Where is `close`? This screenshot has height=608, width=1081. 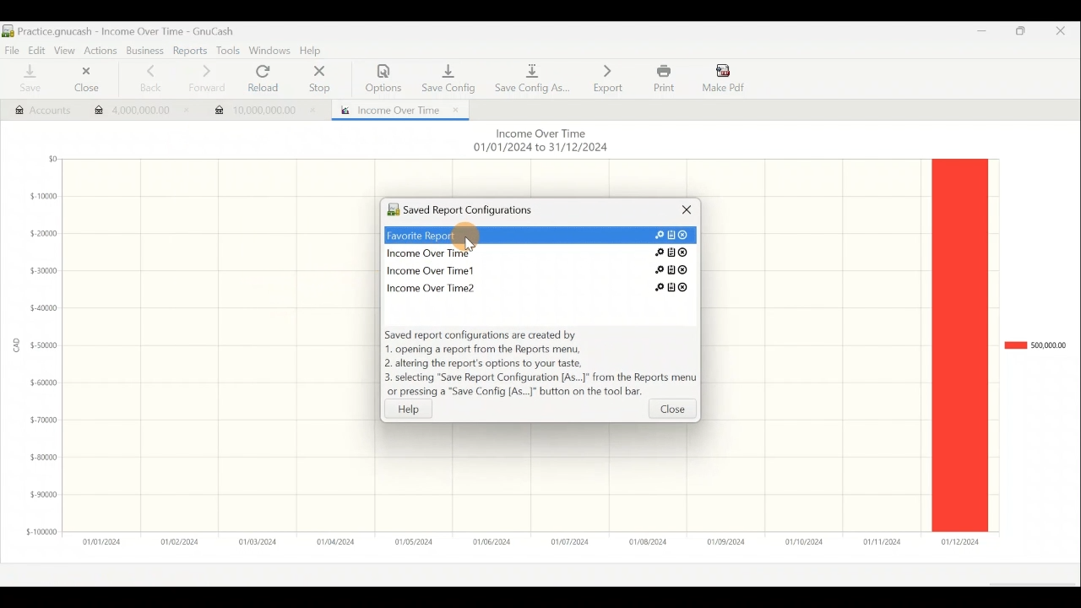
close is located at coordinates (671, 411).